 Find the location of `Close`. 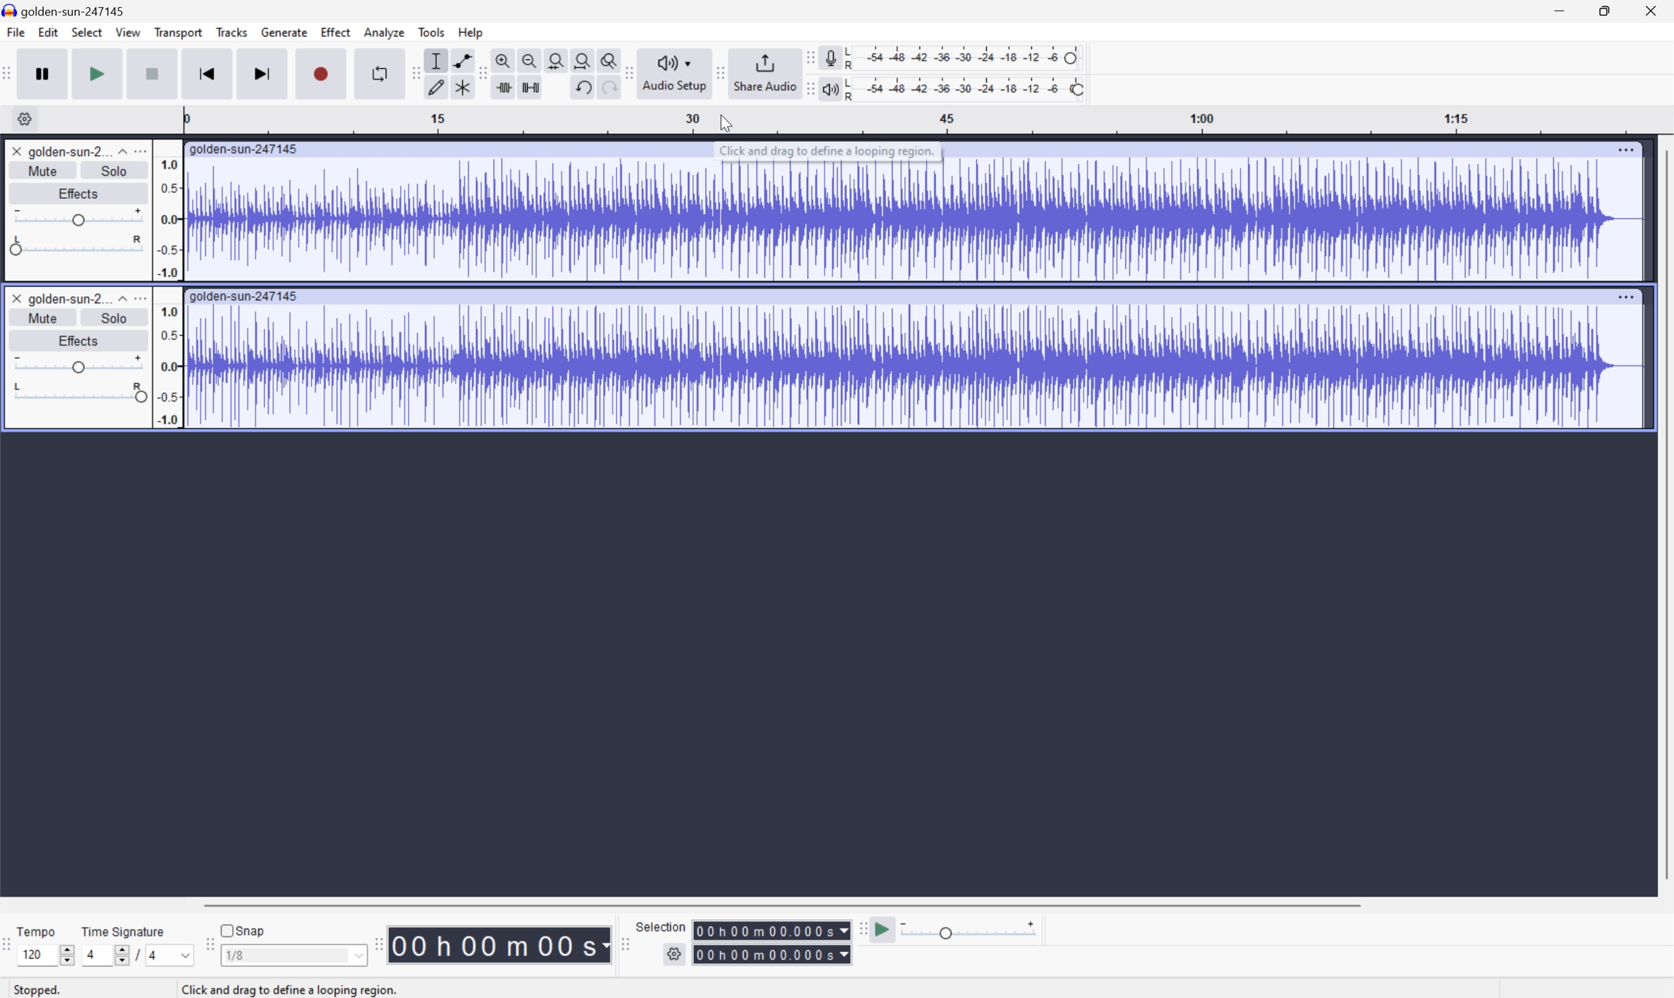

Close is located at coordinates (16, 151).